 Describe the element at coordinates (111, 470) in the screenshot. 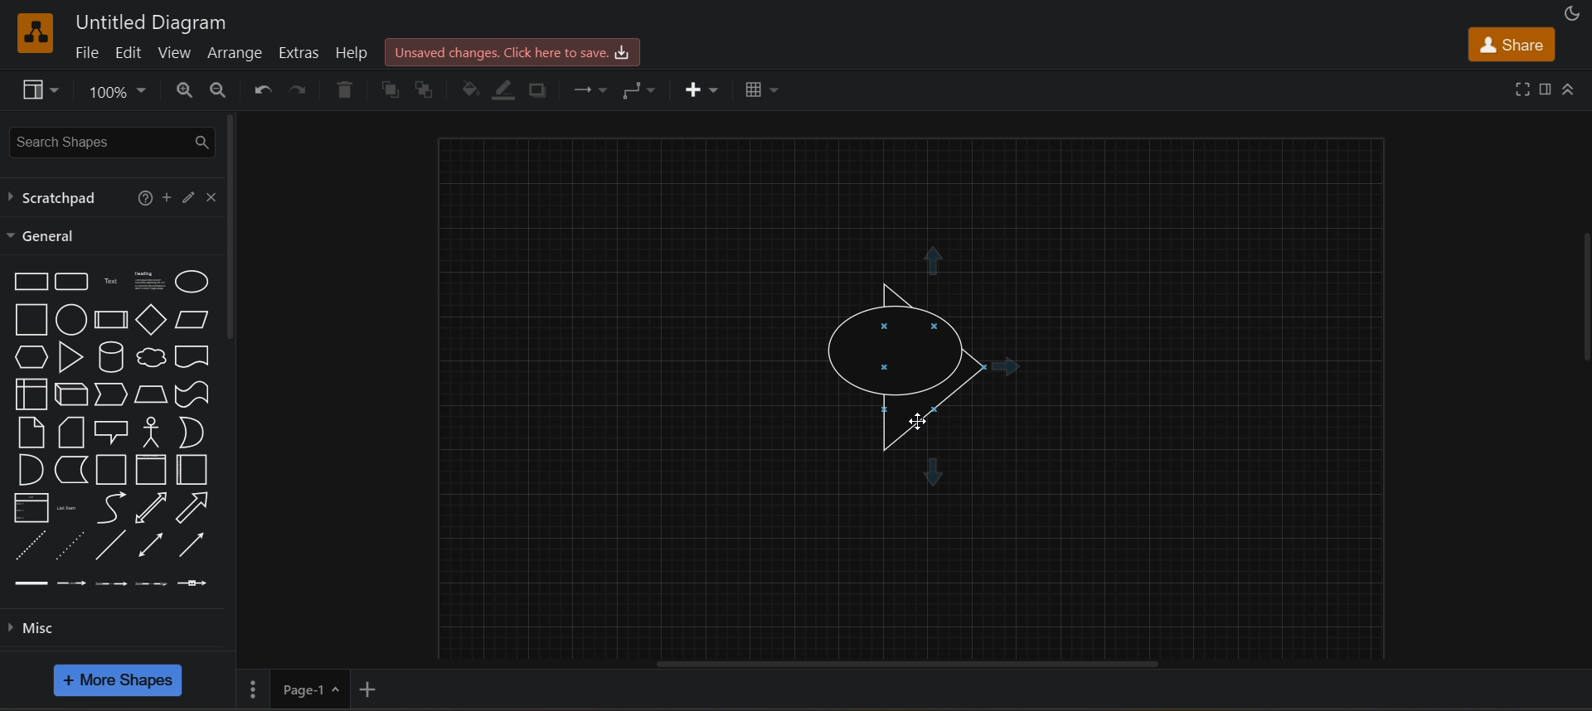

I see `container` at that location.